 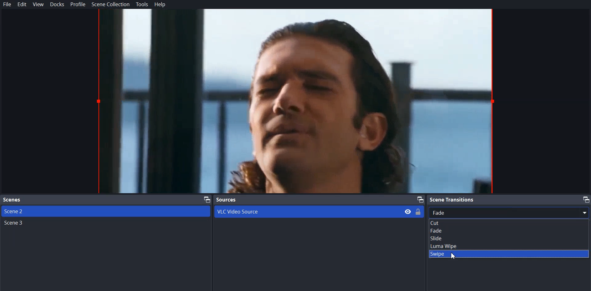 What do you see at coordinates (306, 211) in the screenshot?
I see `VLC Video Source` at bounding box center [306, 211].